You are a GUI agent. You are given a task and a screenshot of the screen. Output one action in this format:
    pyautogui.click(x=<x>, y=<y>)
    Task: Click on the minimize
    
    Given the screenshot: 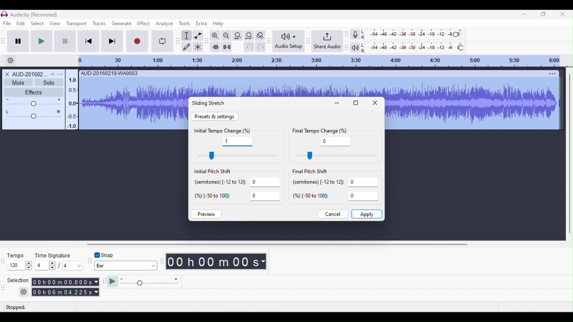 What is the action you would take?
    pyautogui.click(x=338, y=103)
    